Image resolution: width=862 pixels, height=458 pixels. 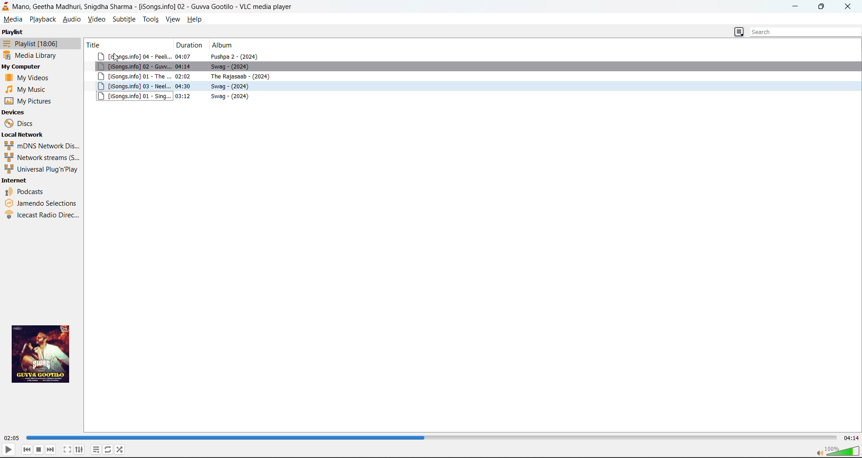 I want to click on playlist, so click(x=13, y=32).